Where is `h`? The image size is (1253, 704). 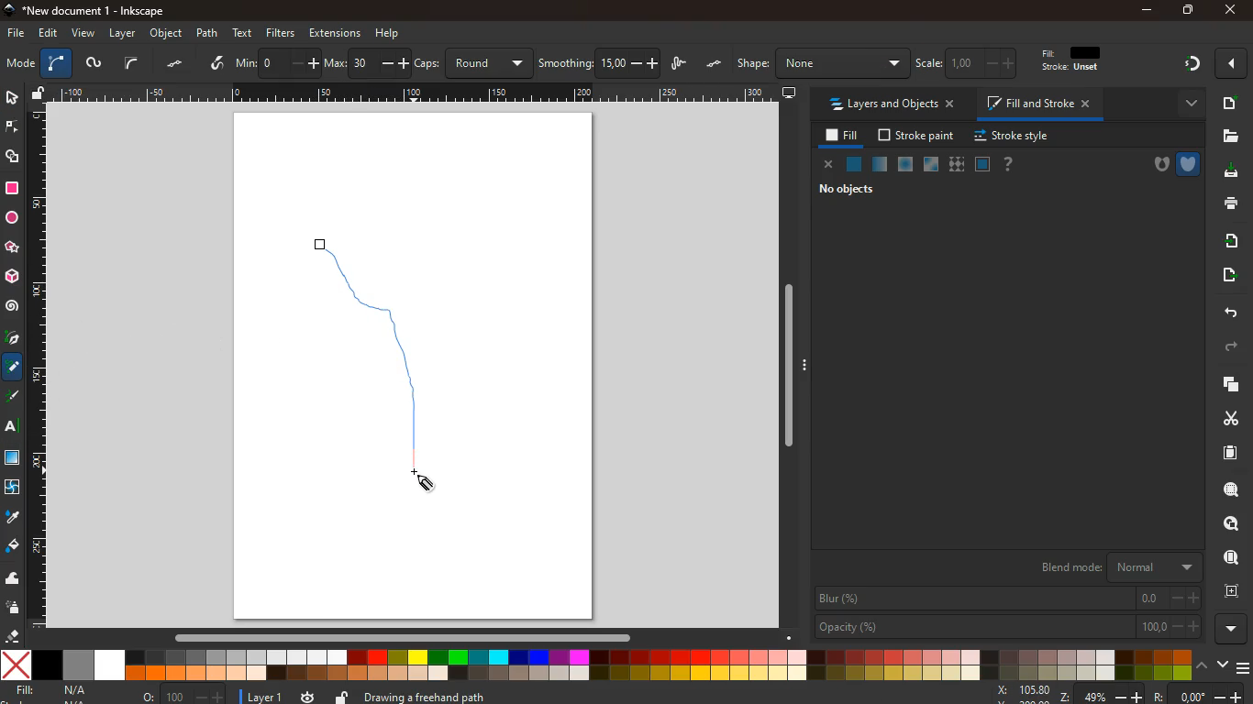
h is located at coordinates (821, 63).